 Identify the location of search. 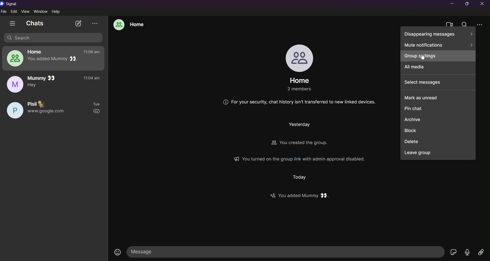
(466, 23).